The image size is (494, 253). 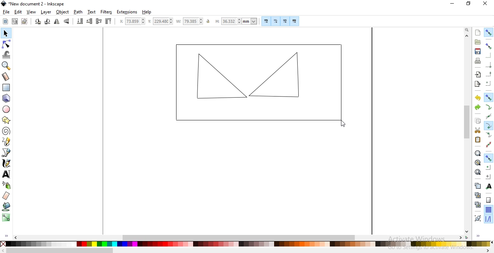 I want to click on cut selection to clipboard, so click(x=477, y=130).